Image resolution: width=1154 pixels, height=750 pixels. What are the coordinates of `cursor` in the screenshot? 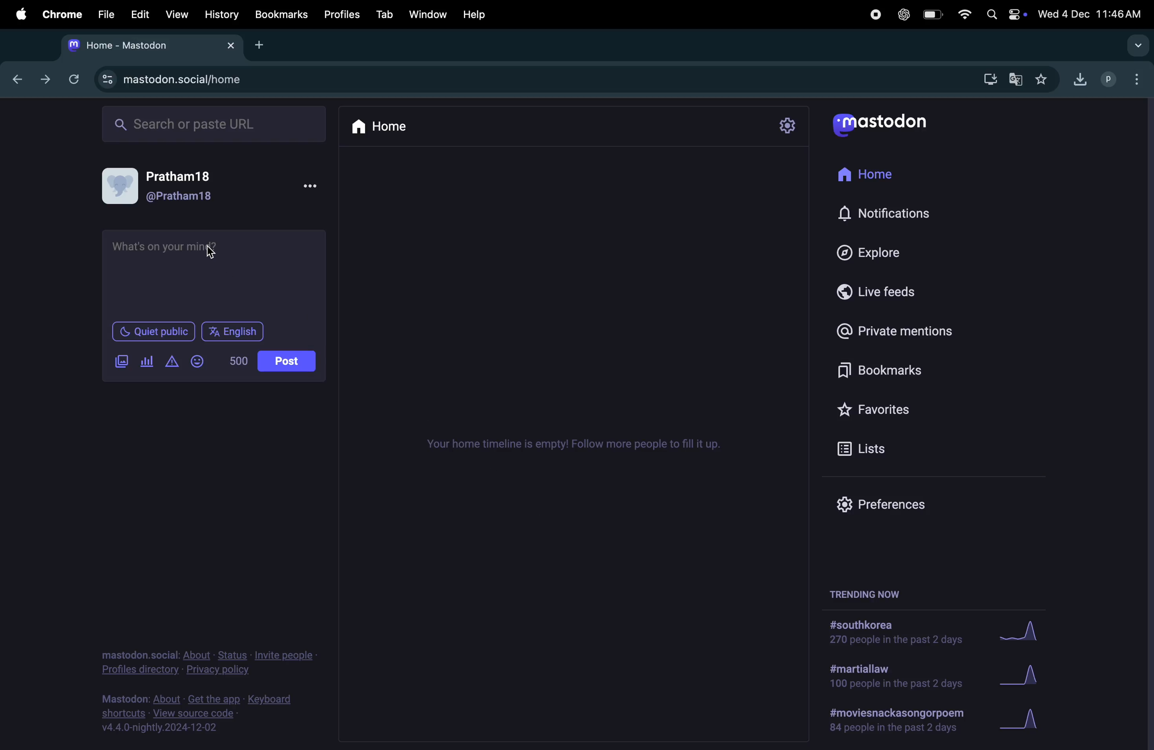 It's located at (216, 255).